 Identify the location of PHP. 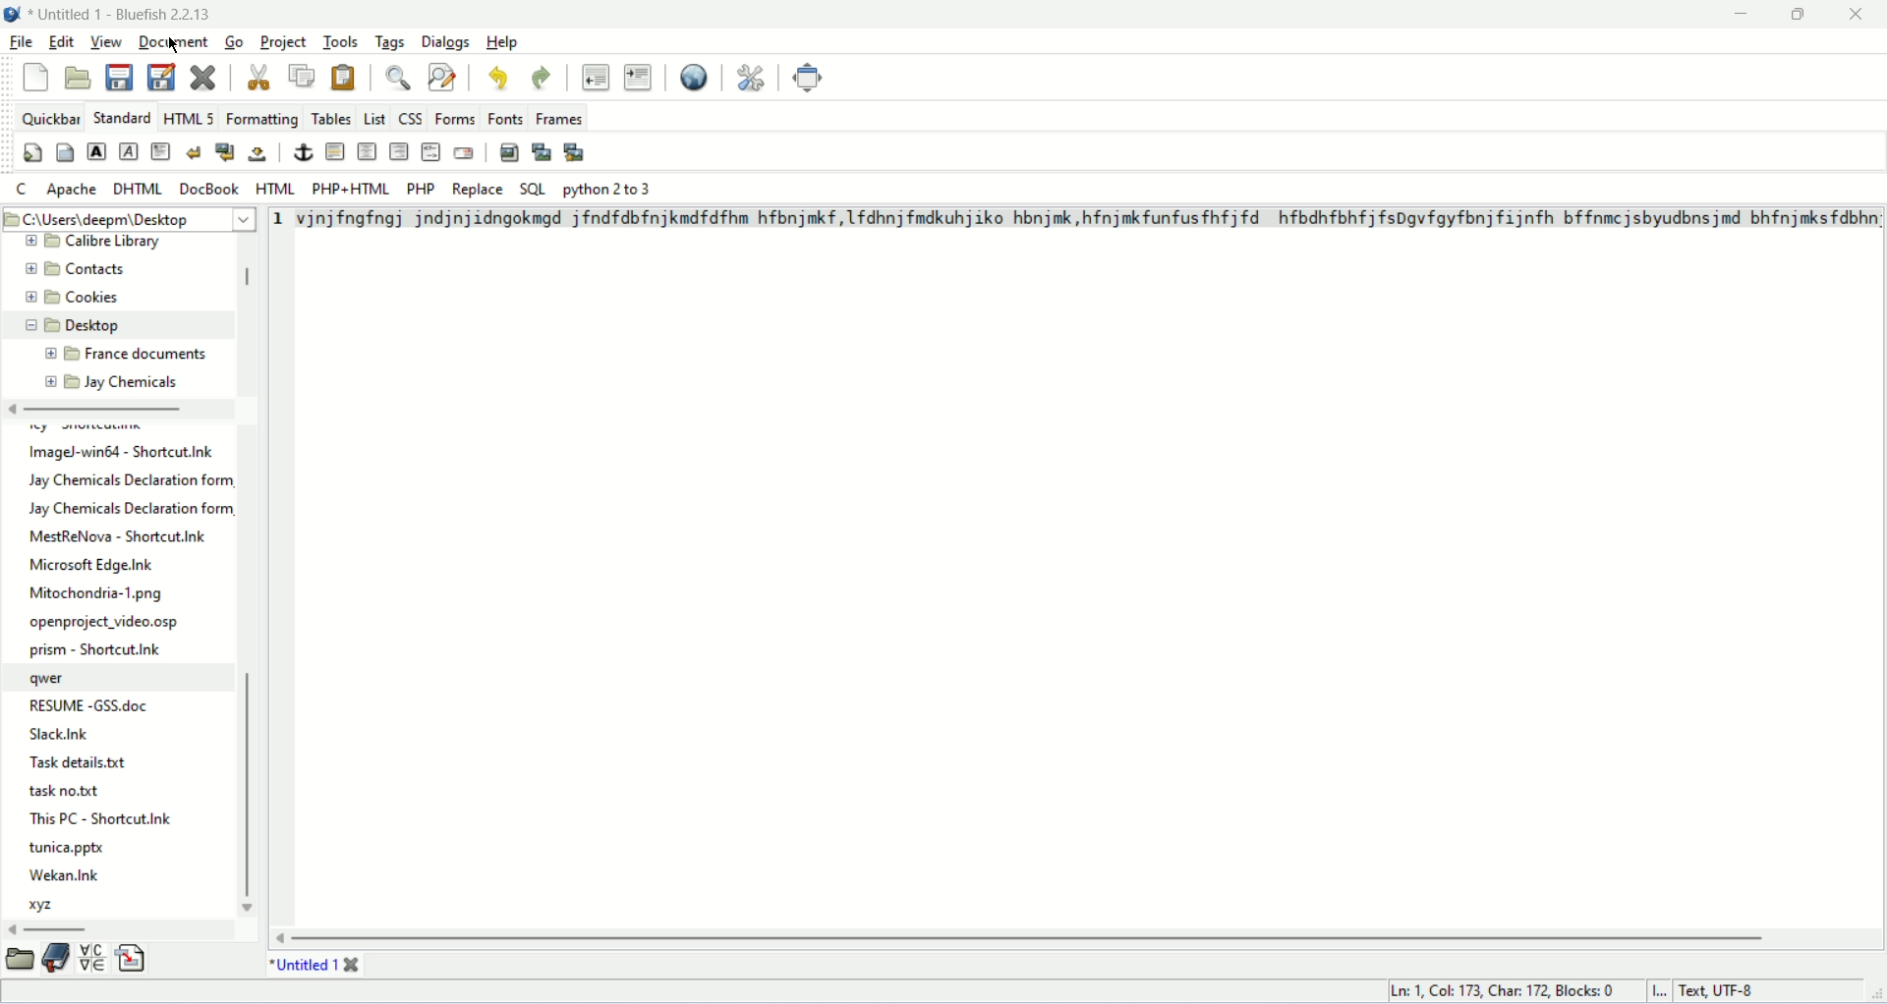
(422, 189).